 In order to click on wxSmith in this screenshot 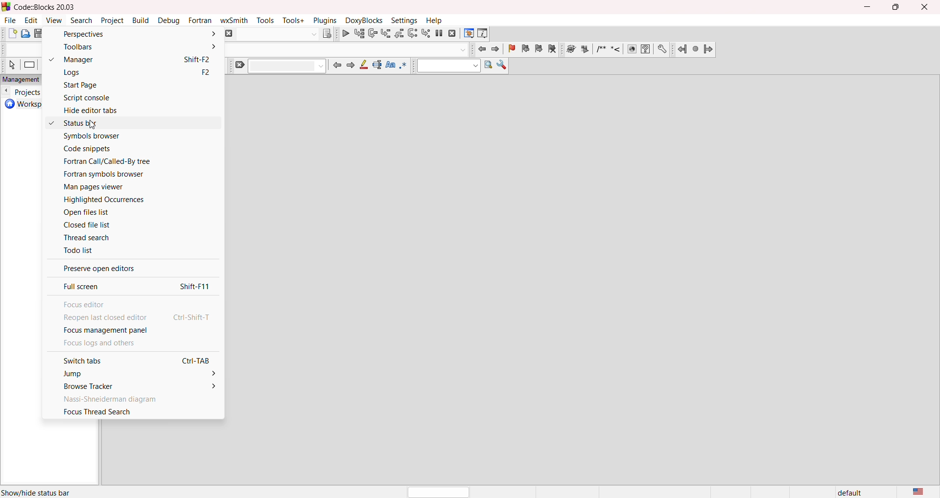, I will do `click(236, 20)`.